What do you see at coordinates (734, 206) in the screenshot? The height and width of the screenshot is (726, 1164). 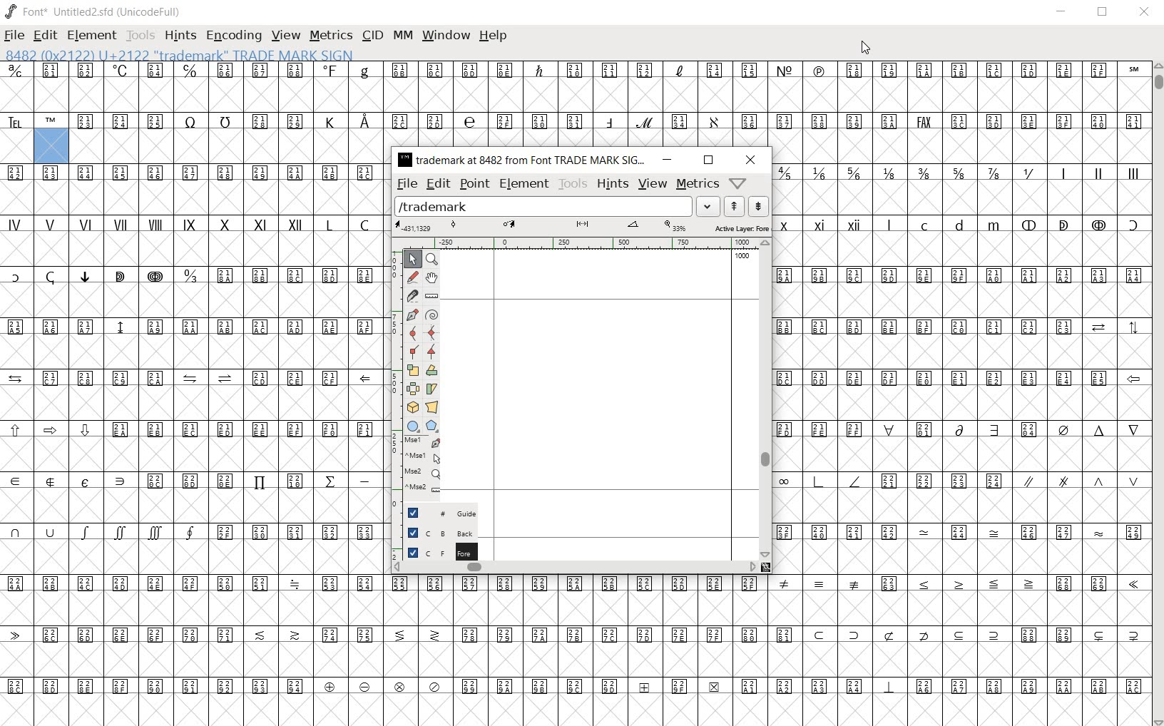 I see `show the next word on the list` at bounding box center [734, 206].